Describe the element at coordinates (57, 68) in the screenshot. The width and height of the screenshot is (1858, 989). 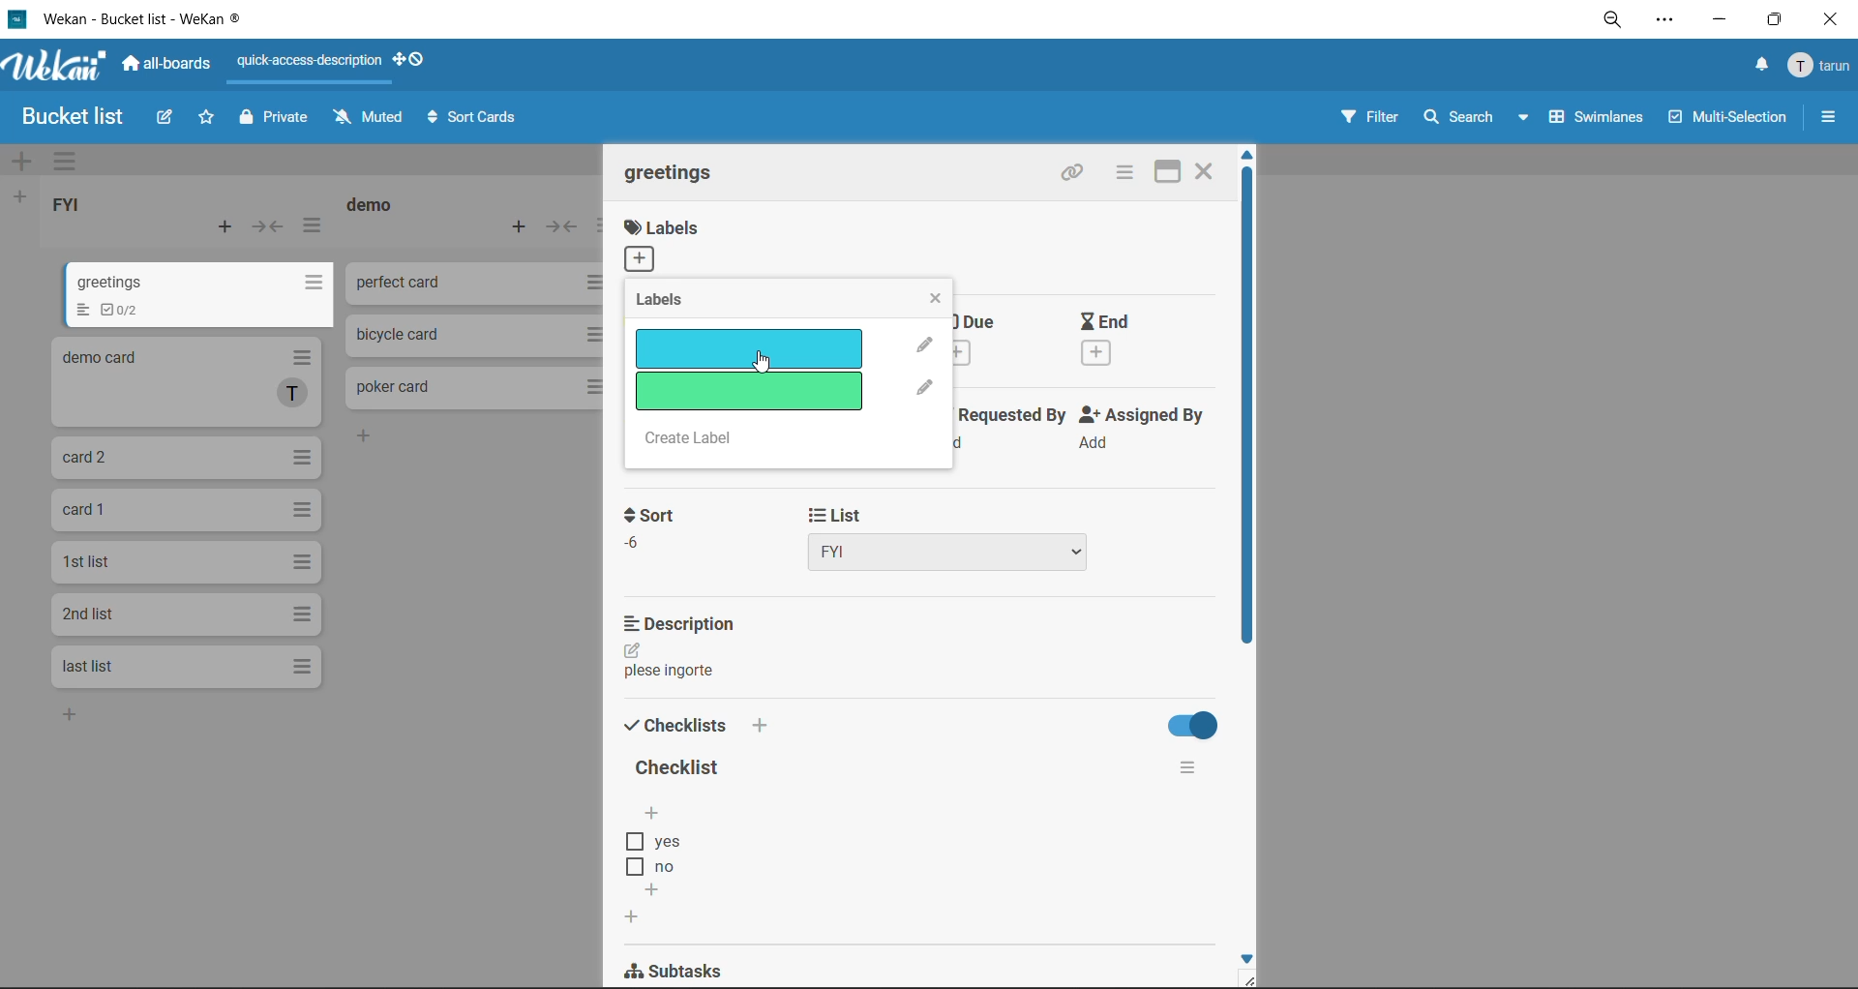
I see `app logo` at that location.